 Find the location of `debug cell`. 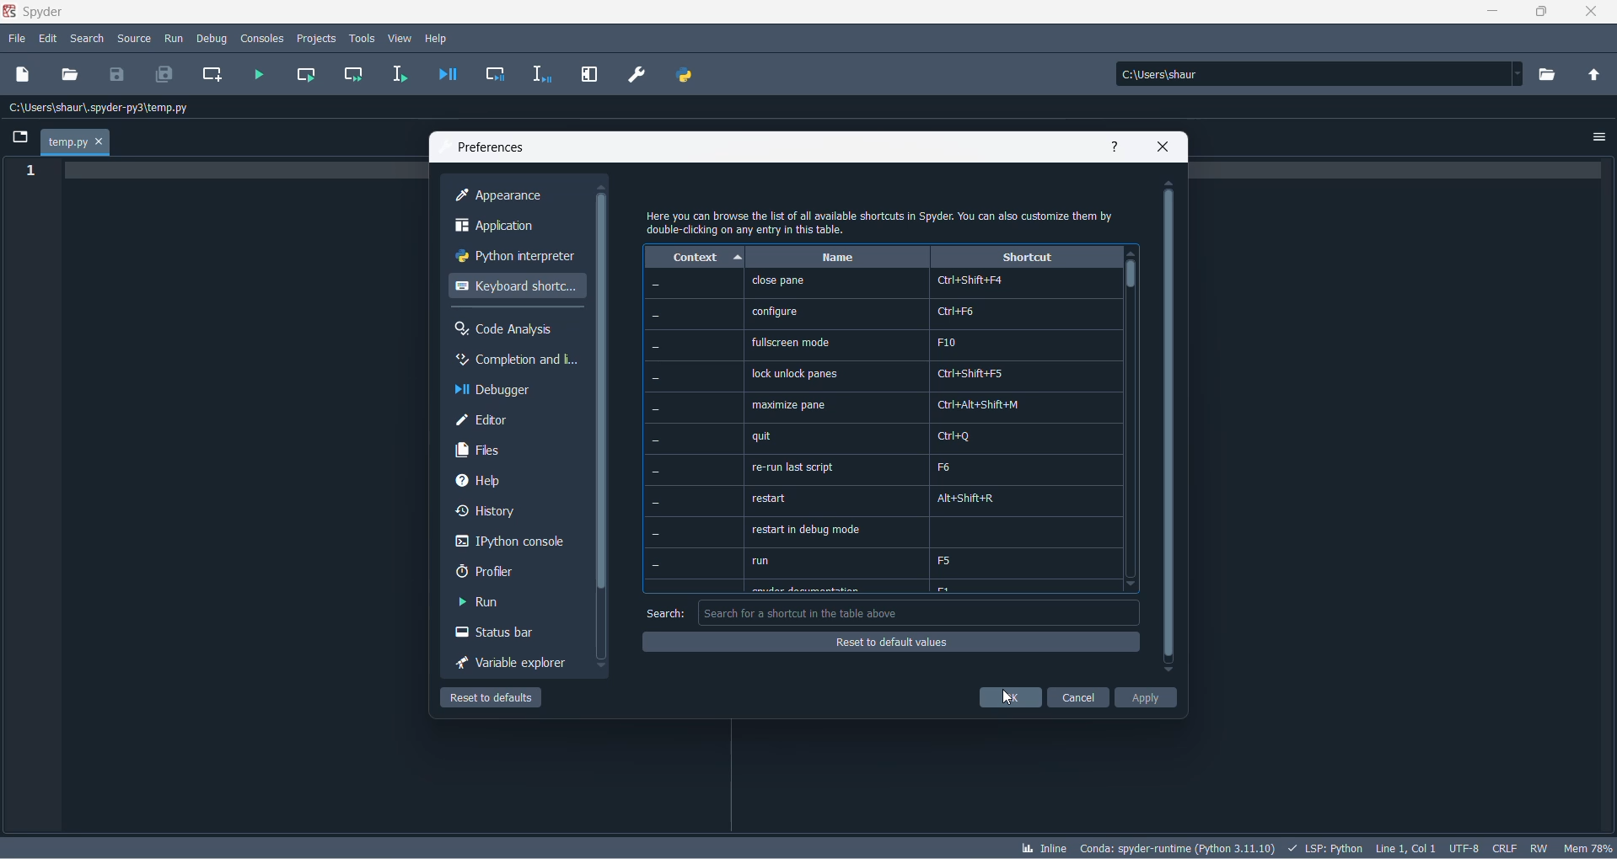

debug cell is located at coordinates (496, 76).